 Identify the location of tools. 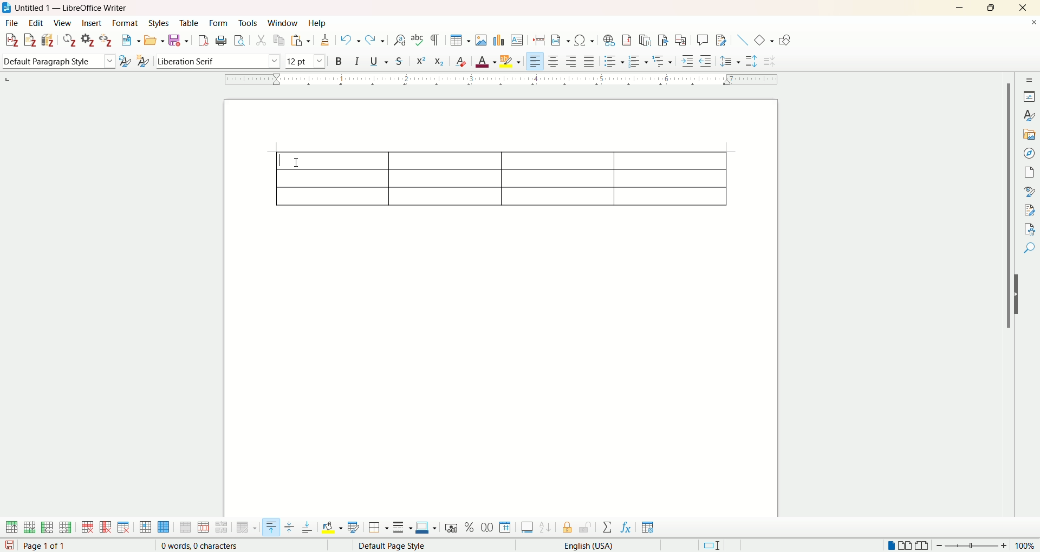
(249, 23).